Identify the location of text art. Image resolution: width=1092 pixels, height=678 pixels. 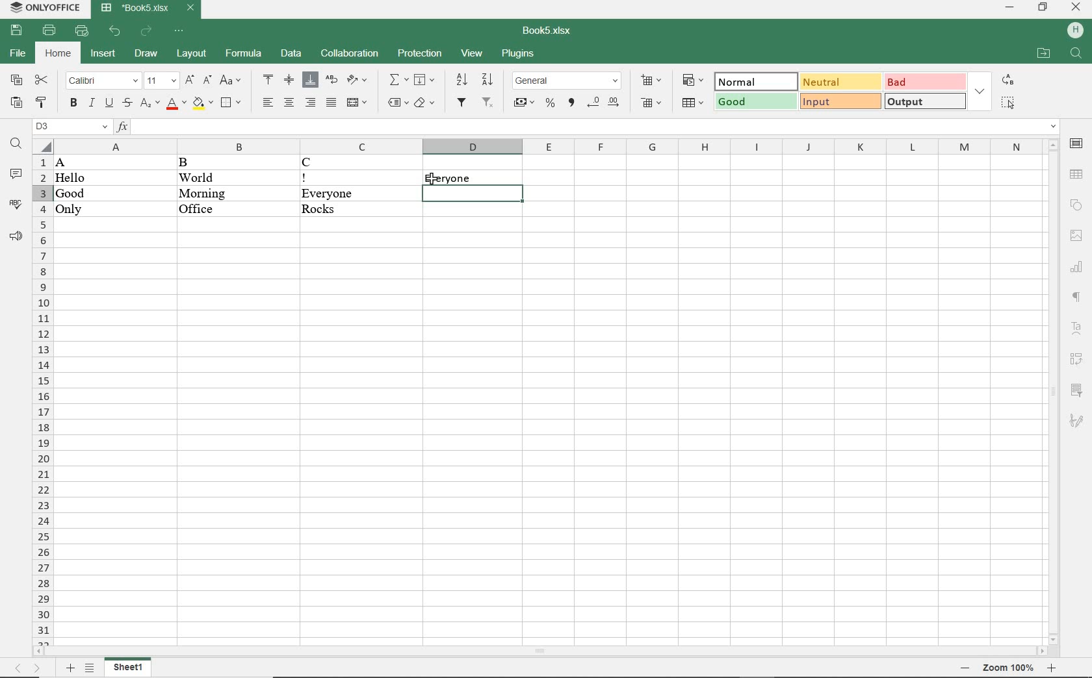
(1076, 327).